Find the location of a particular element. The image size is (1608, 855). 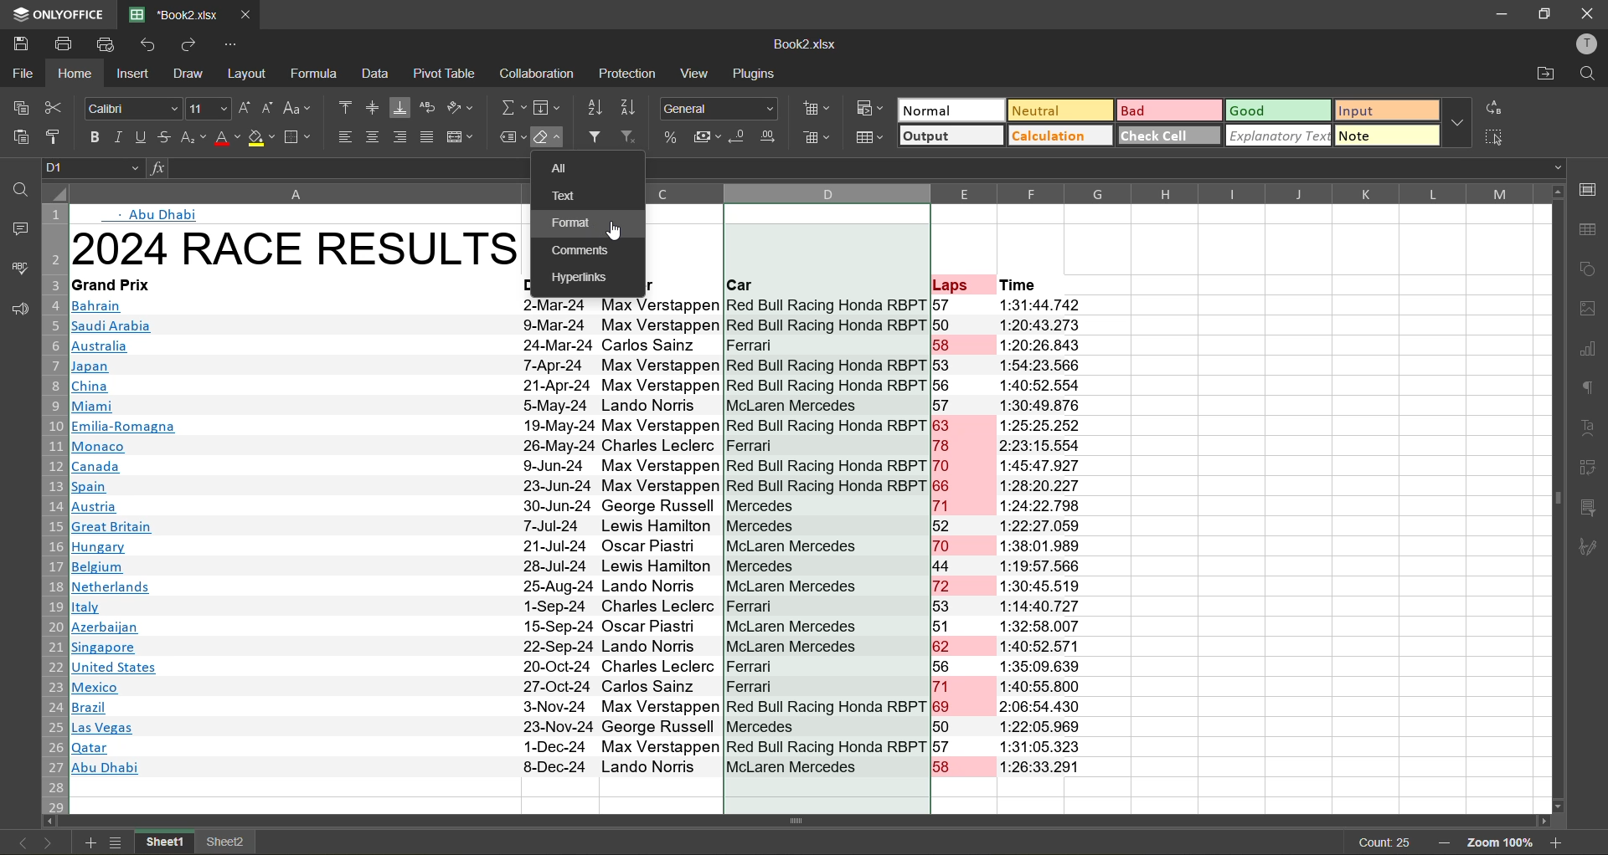

clear is located at coordinates (549, 138).